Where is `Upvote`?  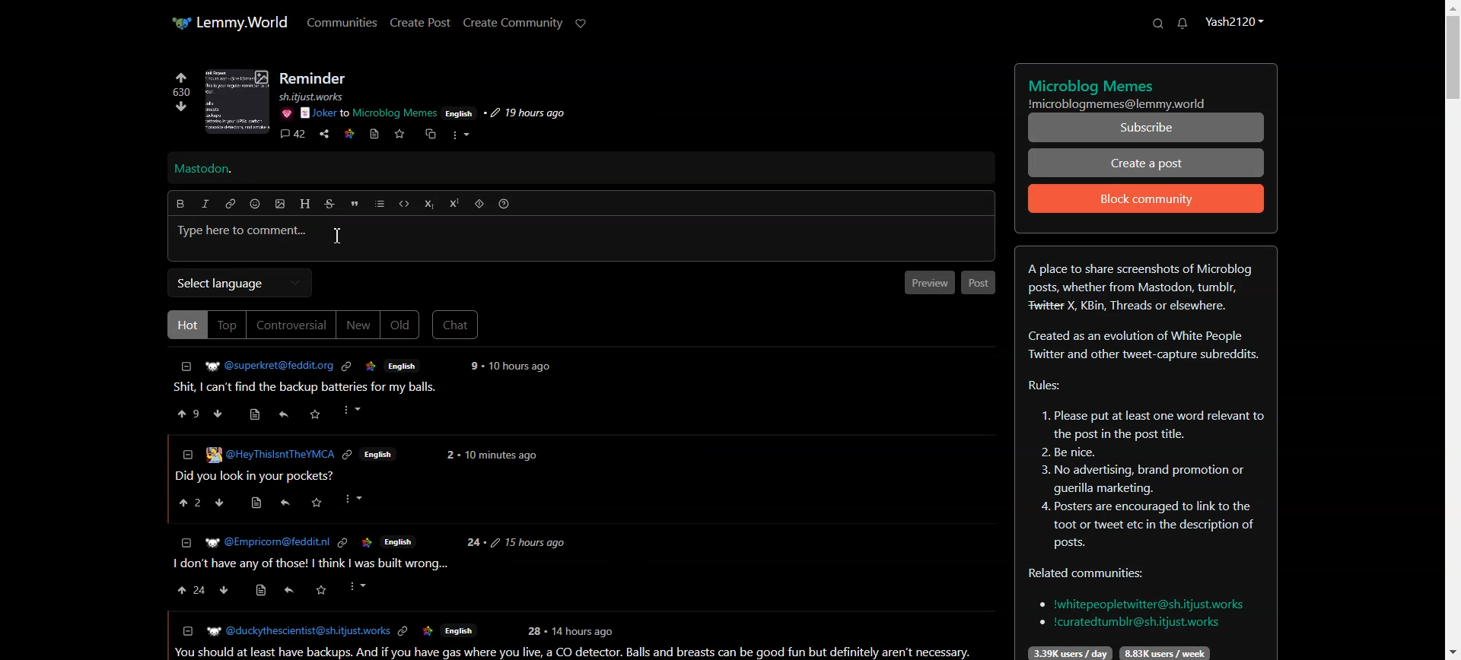
Upvote is located at coordinates (189, 413).